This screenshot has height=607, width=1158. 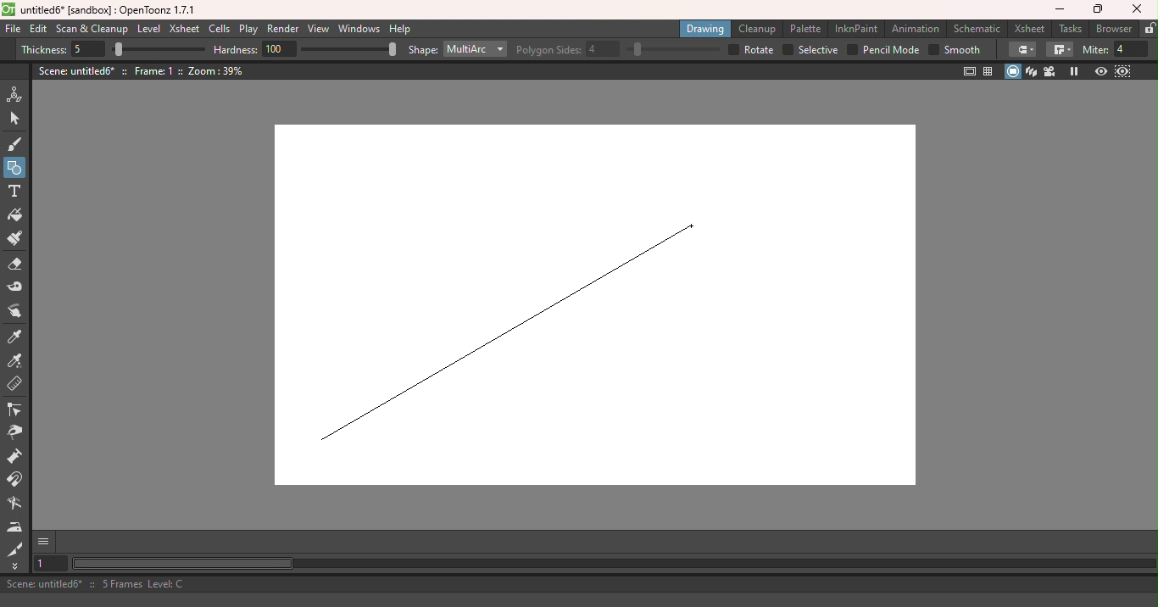 What do you see at coordinates (16, 144) in the screenshot?
I see `Brush tool` at bounding box center [16, 144].